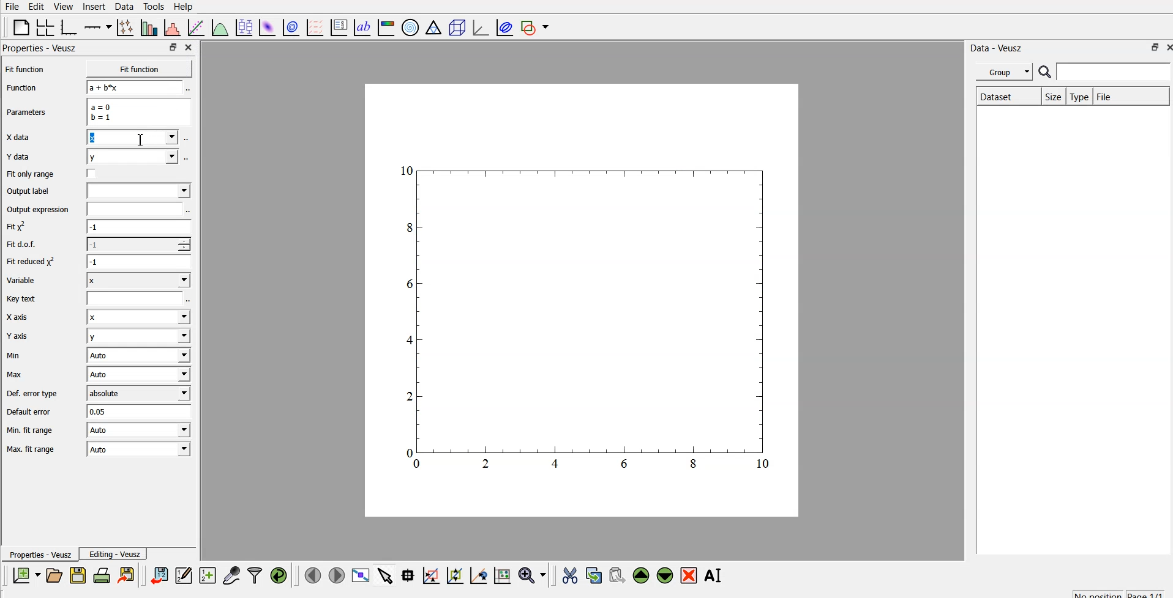 The image size is (1173, 598). I want to click on click to recenter graph axes, so click(480, 576).